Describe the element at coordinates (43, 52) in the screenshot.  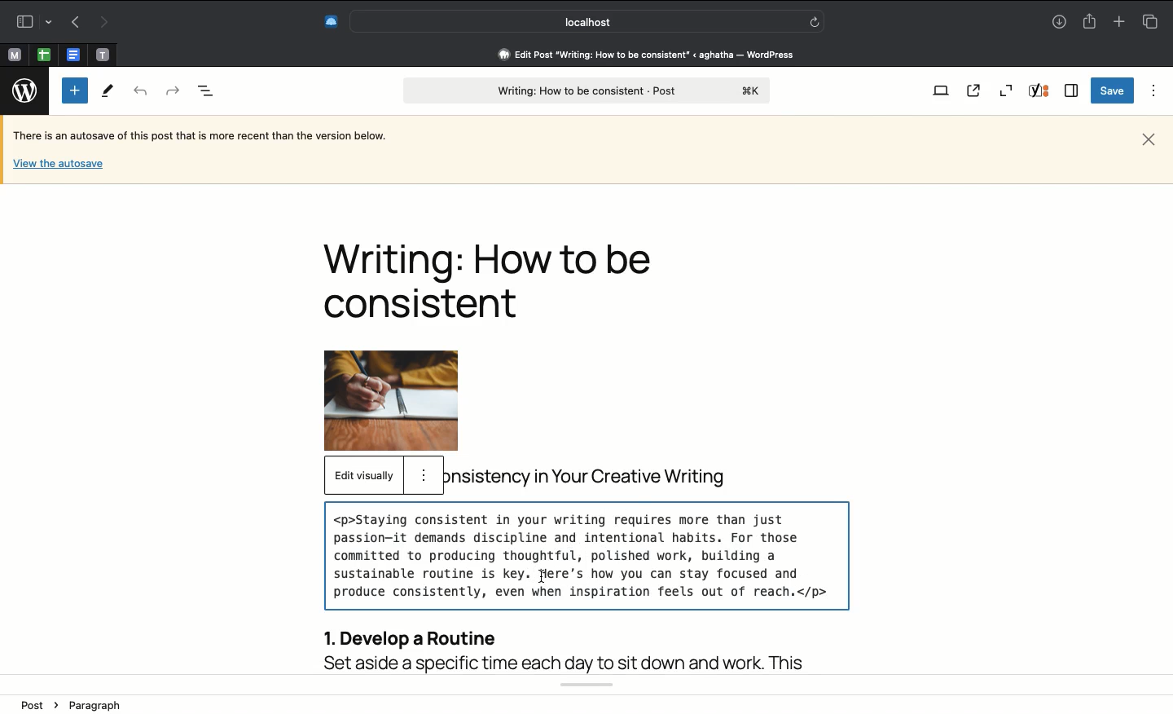
I see `pinned tab, google sheet` at that location.